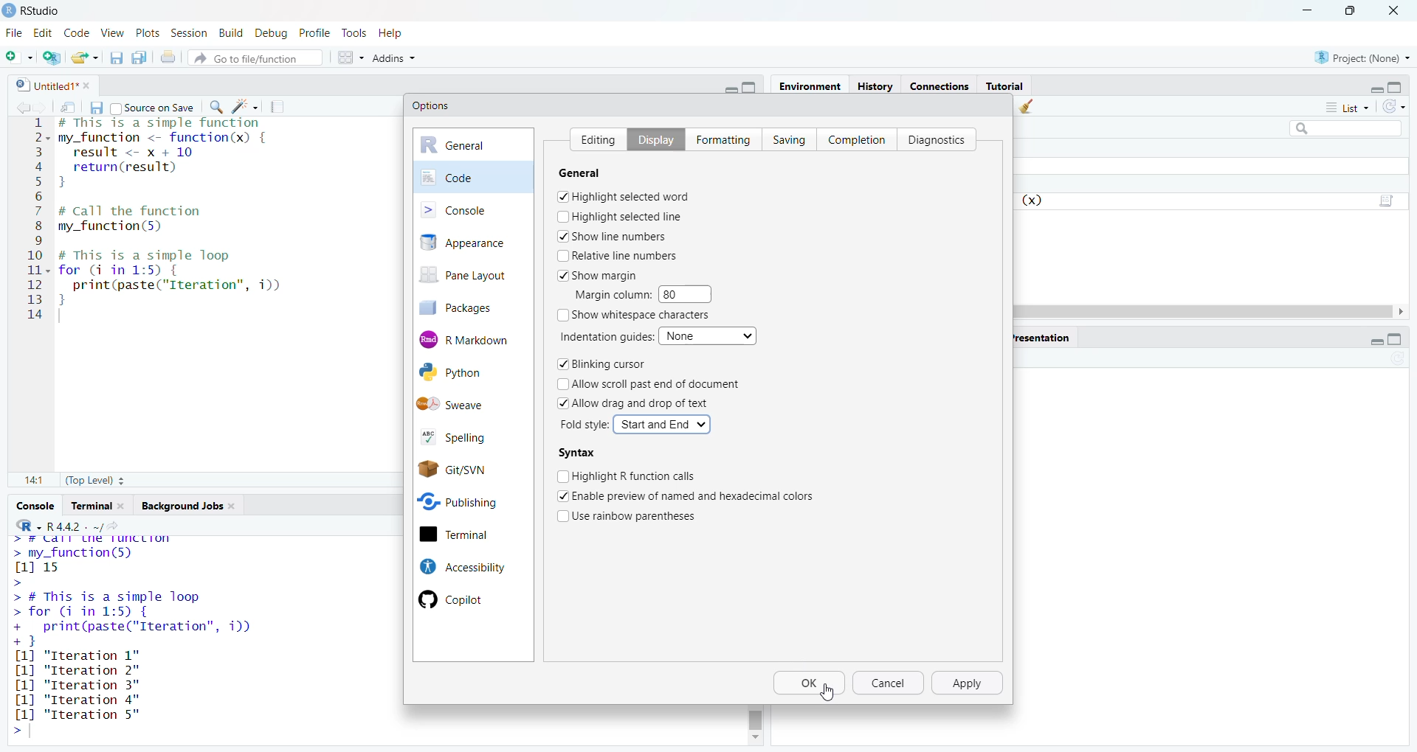  What do you see at coordinates (754, 739) in the screenshot?
I see `move down` at bounding box center [754, 739].